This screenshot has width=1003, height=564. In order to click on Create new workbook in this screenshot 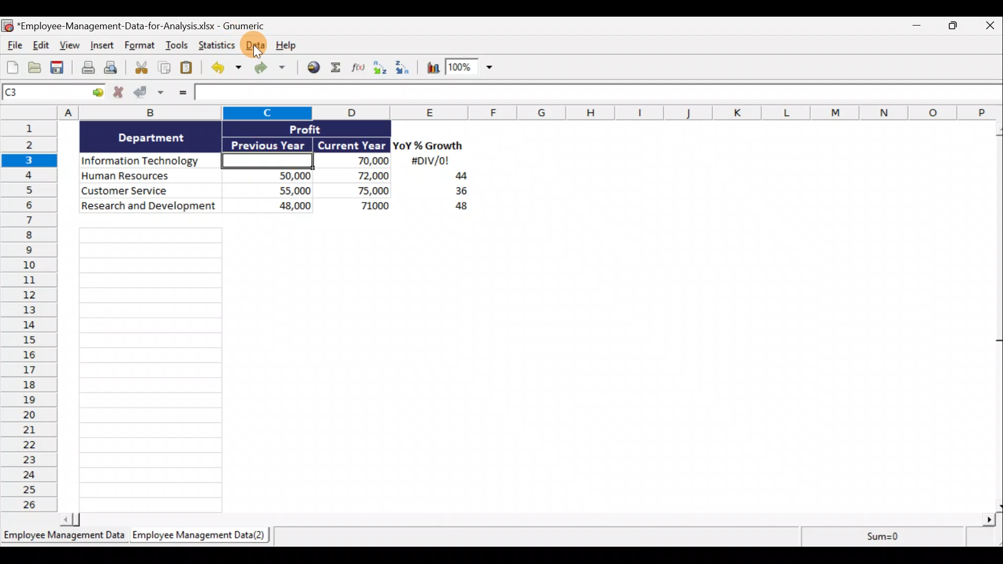, I will do `click(13, 67)`.